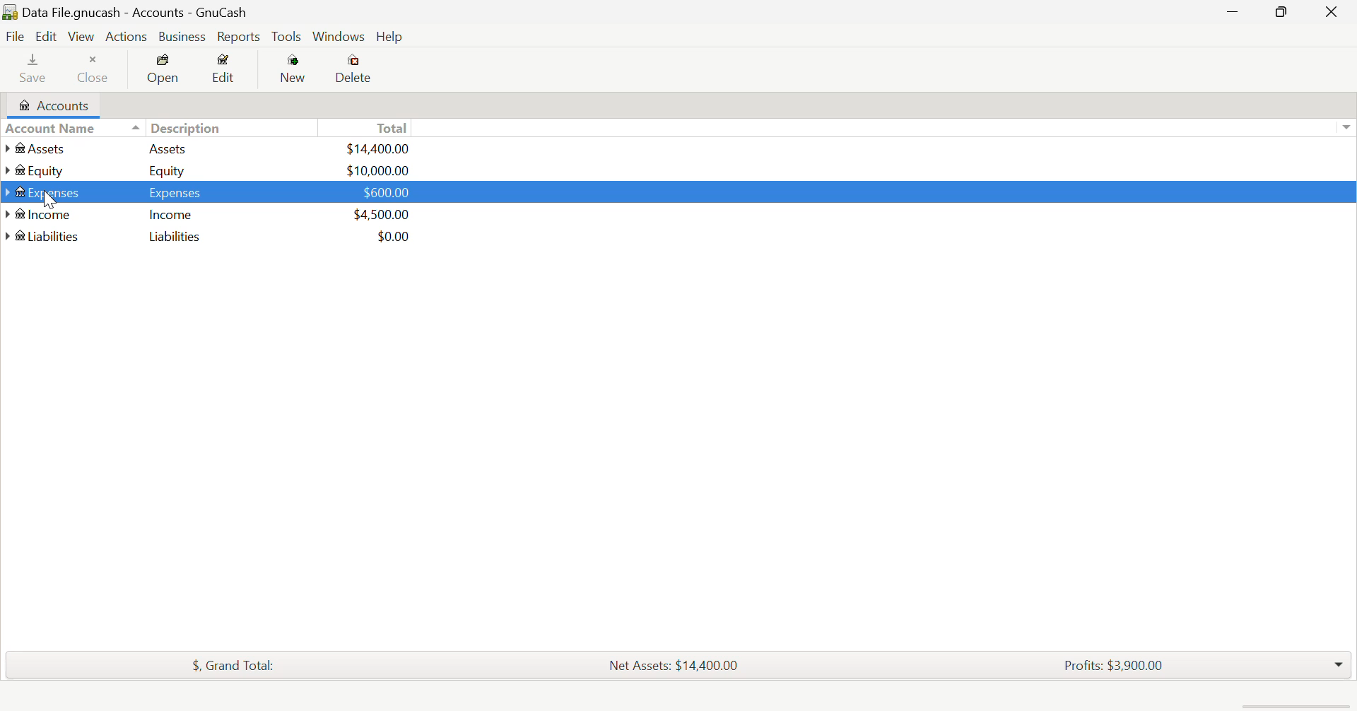  I want to click on Total, so click(229, 666).